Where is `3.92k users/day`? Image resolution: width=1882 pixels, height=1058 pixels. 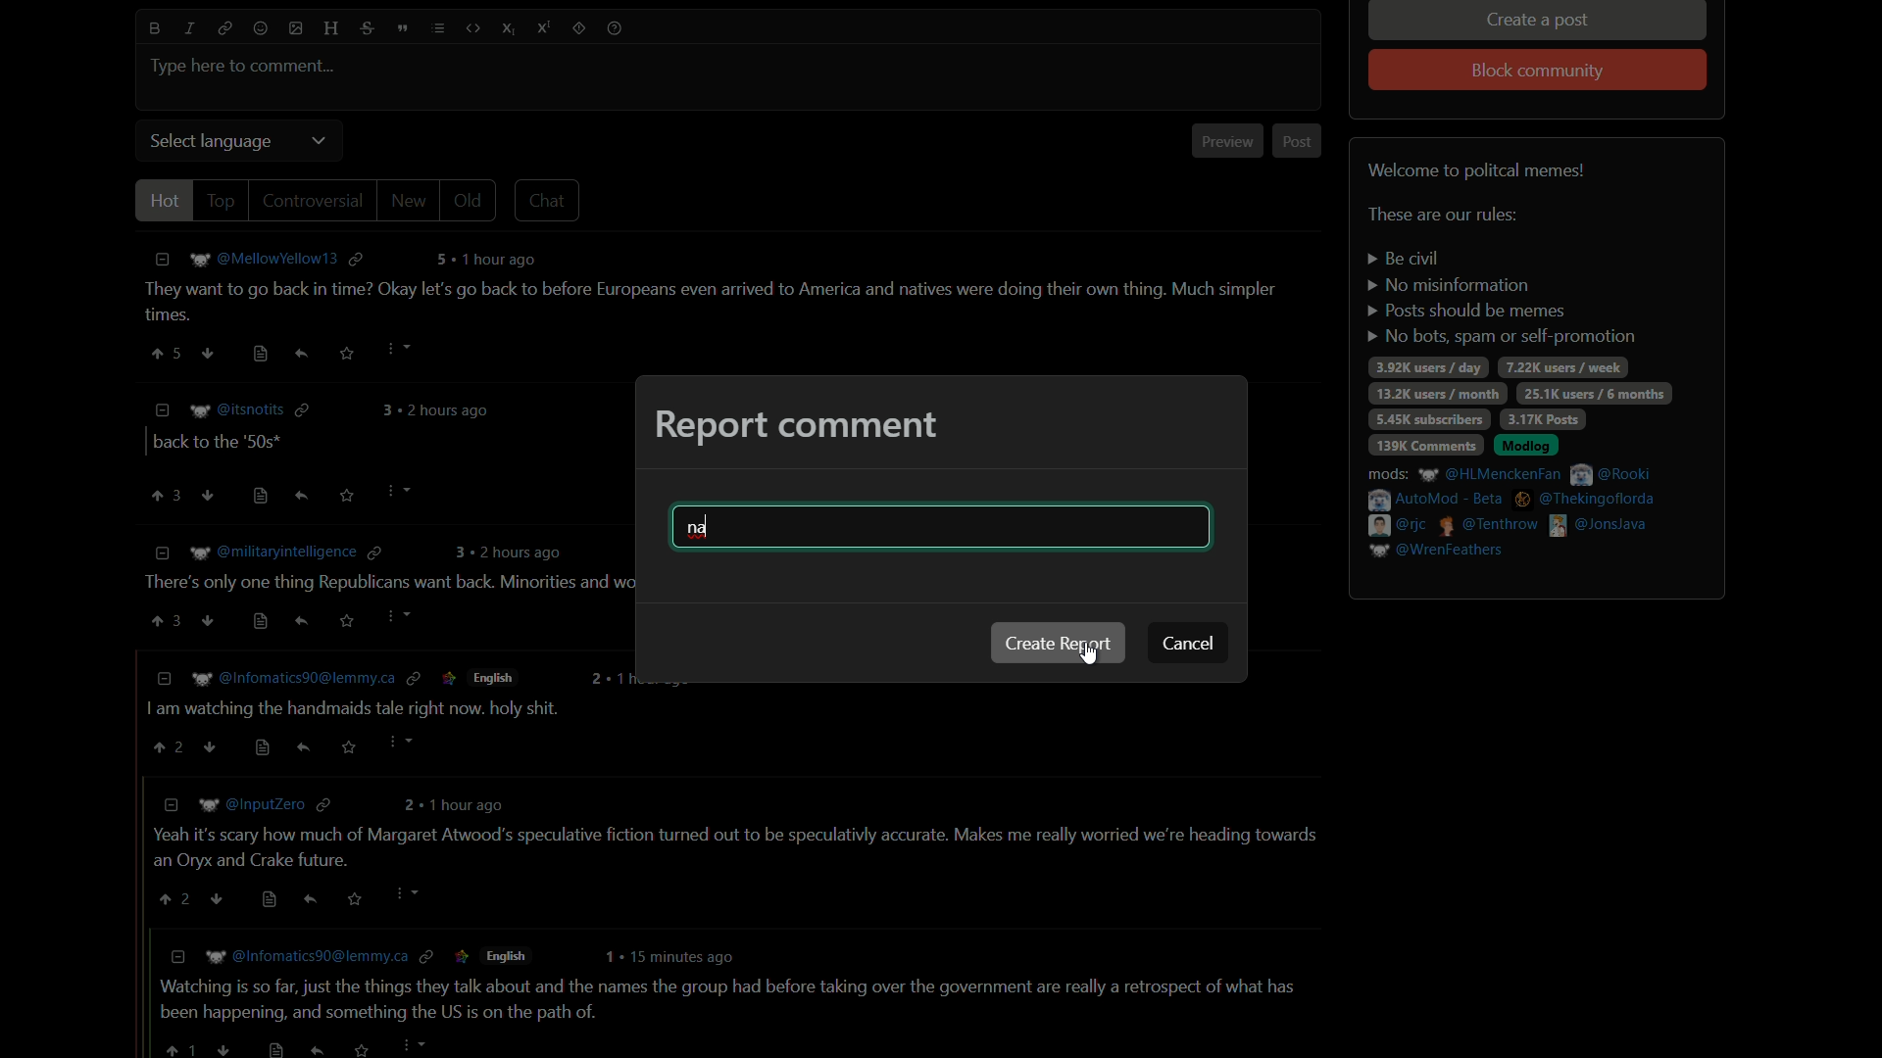
3.92k users/day is located at coordinates (1430, 367).